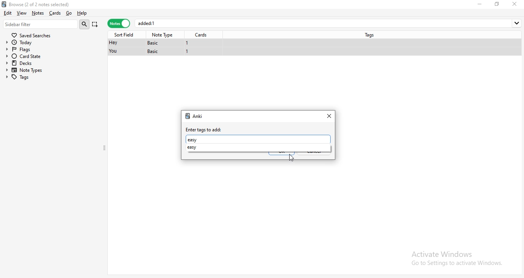 This screenshot has width=524, height=278. Describe the element at coordinates (516, 4) in the screenshot. I see `close` at that location.